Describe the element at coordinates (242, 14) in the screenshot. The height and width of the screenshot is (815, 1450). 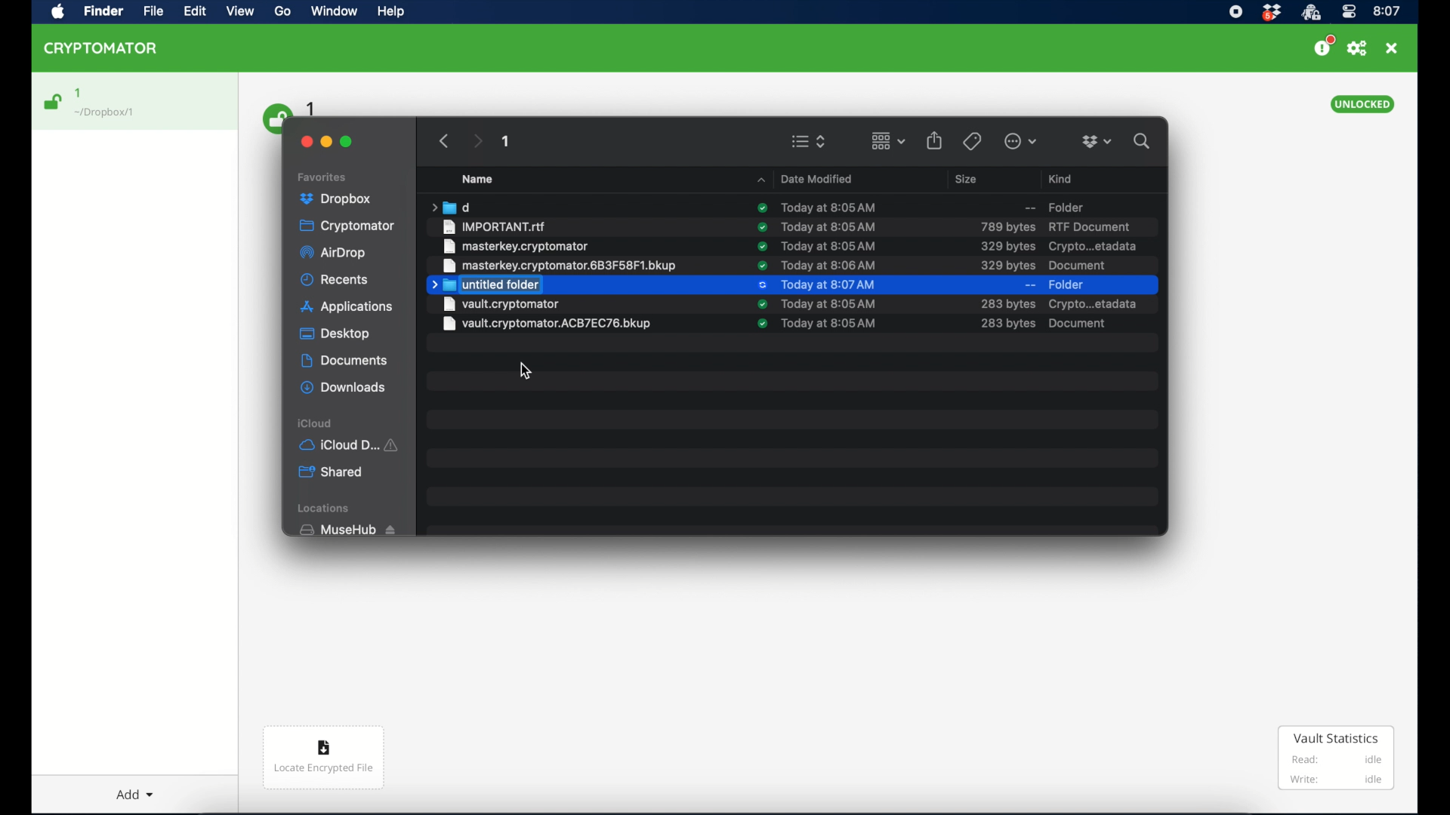
I see `View` at that location.